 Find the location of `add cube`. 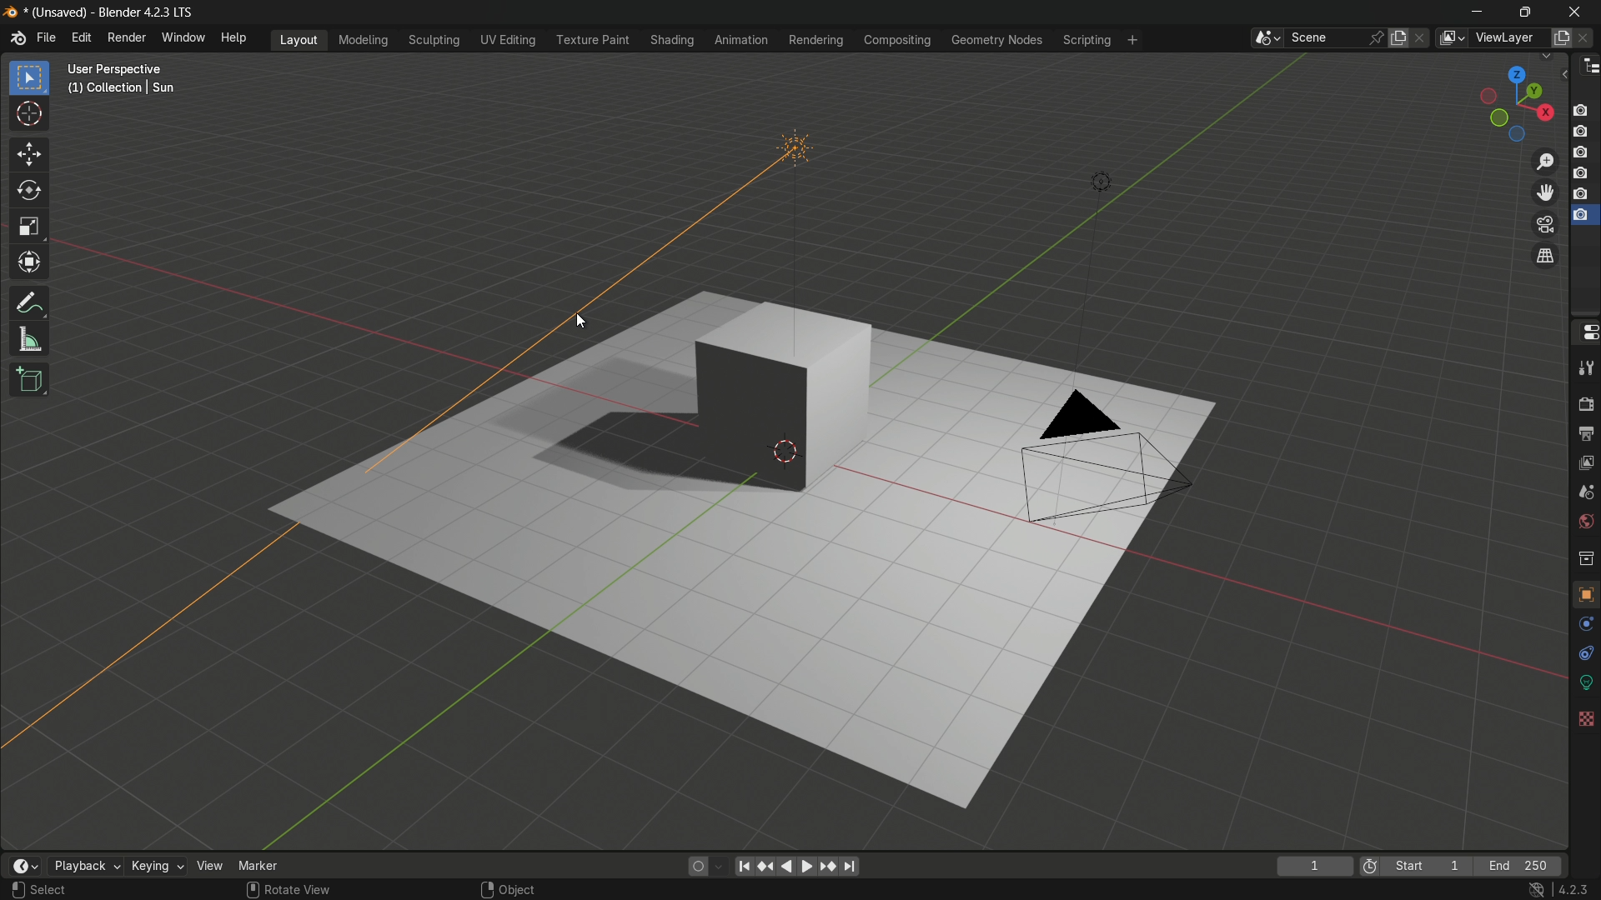

add cube is located at coordinates (32, 380).